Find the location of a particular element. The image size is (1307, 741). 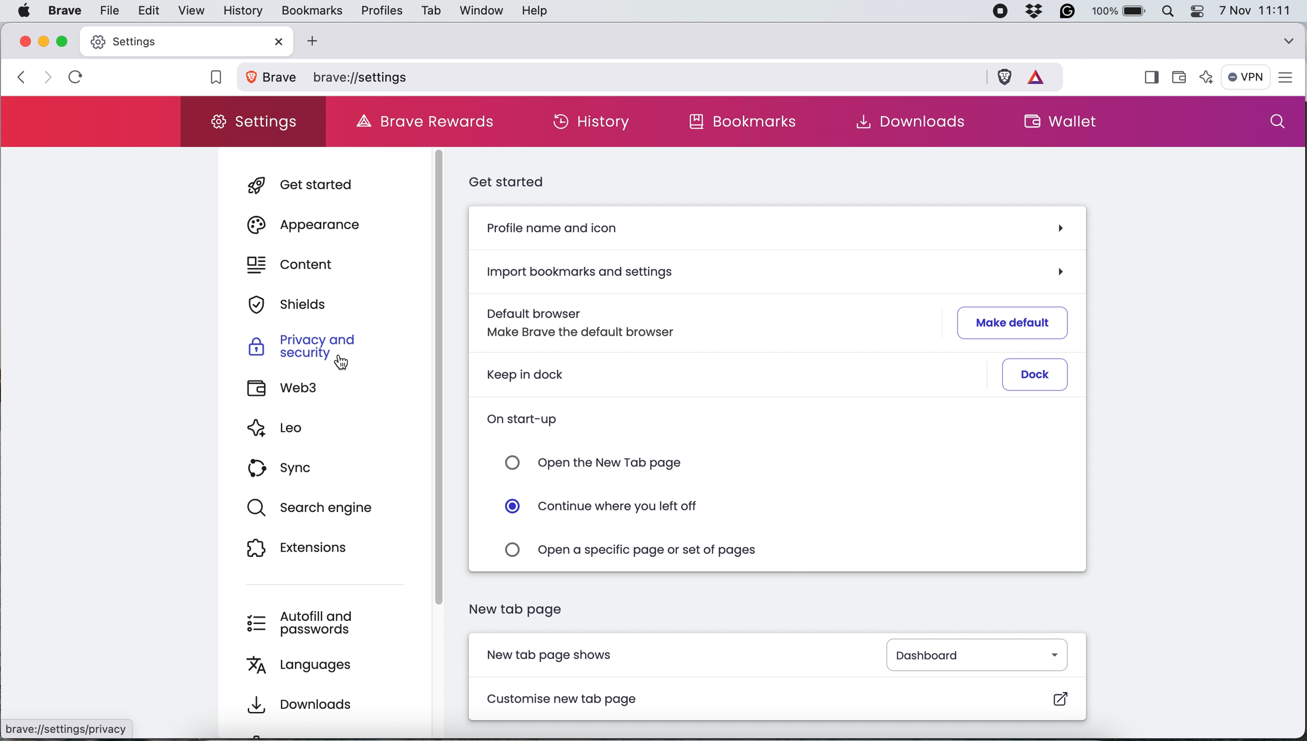

autofill and passwords is located at coordinates (306, 623).